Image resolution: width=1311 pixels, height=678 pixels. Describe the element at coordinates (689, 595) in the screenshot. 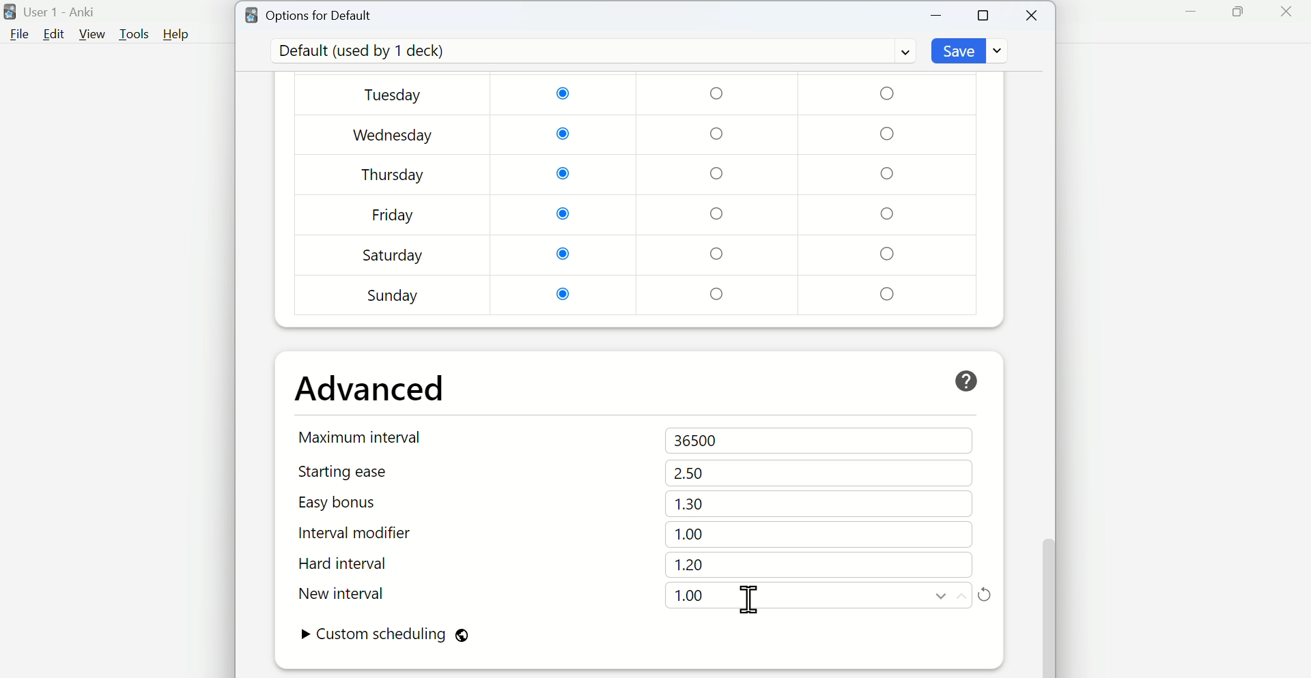

I see `1.00` at that location.